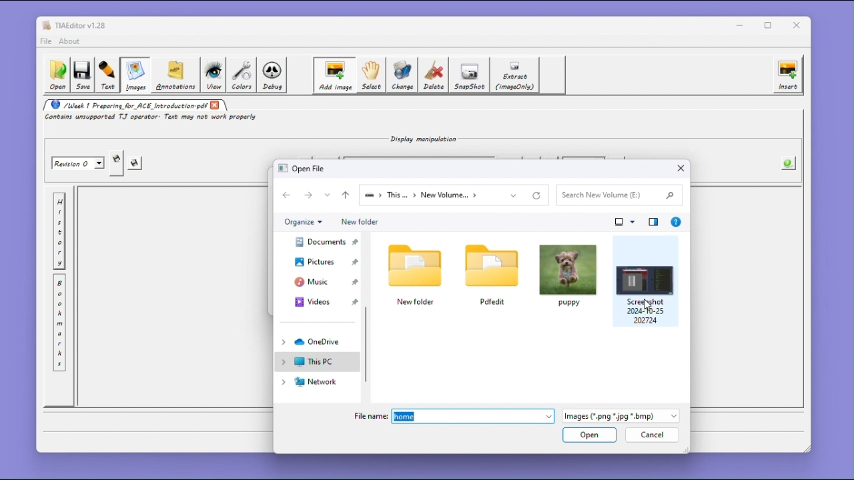 The image size is (854, 480). What do you see at coordinates (677, 221) in the screenshot?
I see `get help` at bounding box center [677, 221].